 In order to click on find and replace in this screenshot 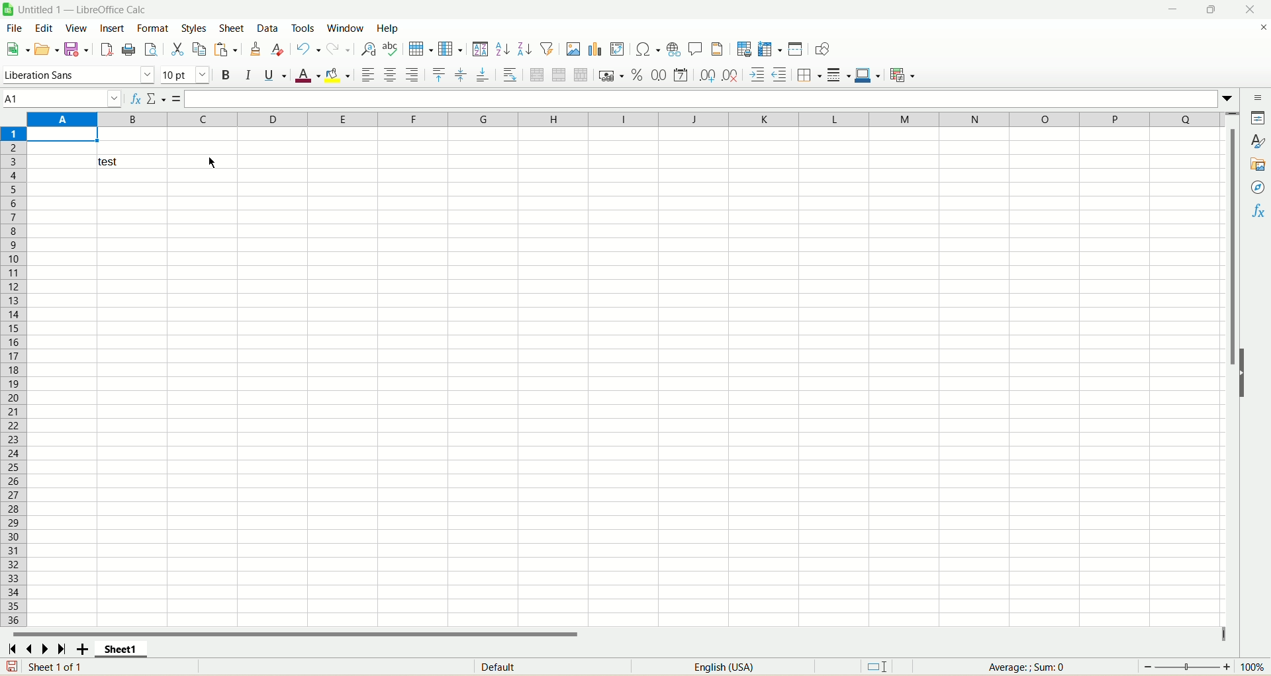, I will do `click(369, 49)`.